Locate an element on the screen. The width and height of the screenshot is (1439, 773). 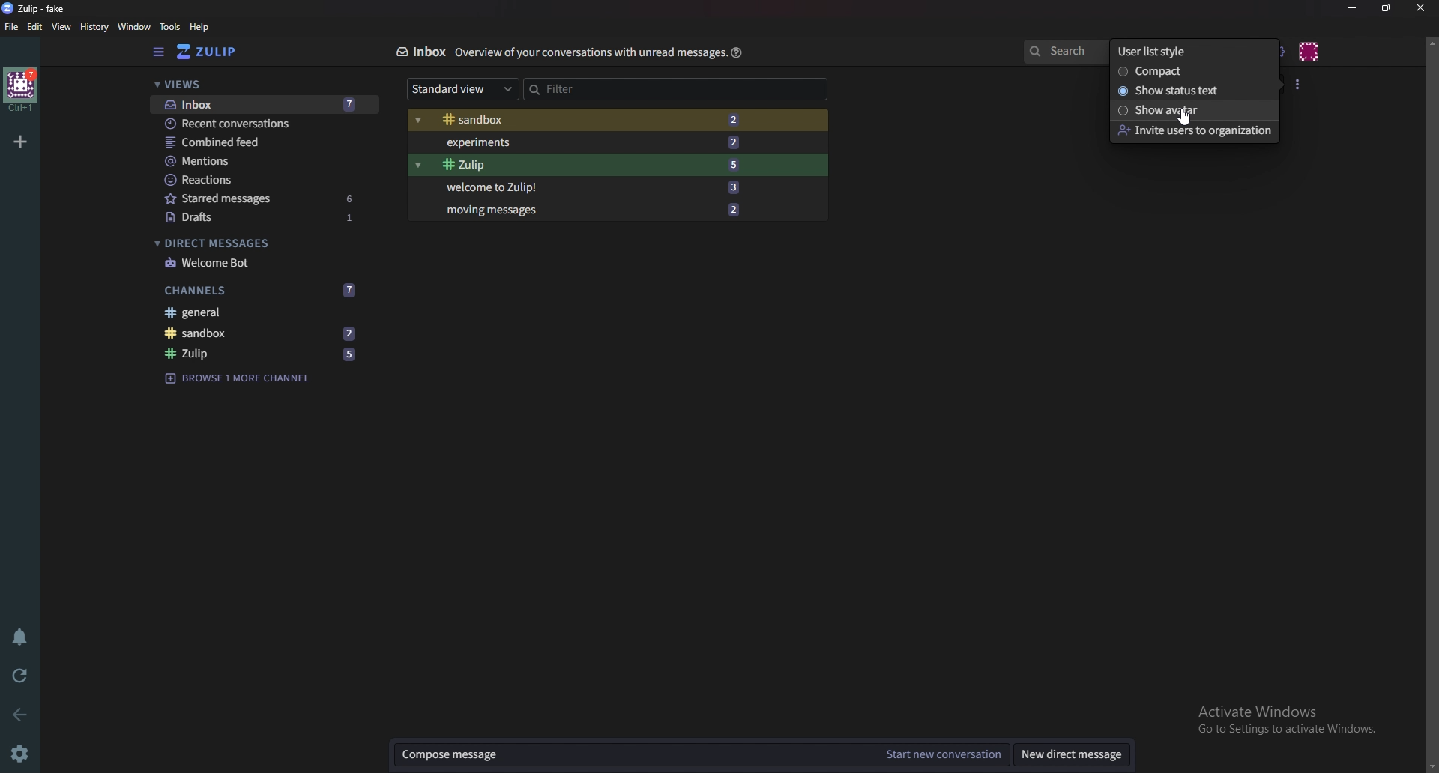
General is located at coordinates (262, 312).